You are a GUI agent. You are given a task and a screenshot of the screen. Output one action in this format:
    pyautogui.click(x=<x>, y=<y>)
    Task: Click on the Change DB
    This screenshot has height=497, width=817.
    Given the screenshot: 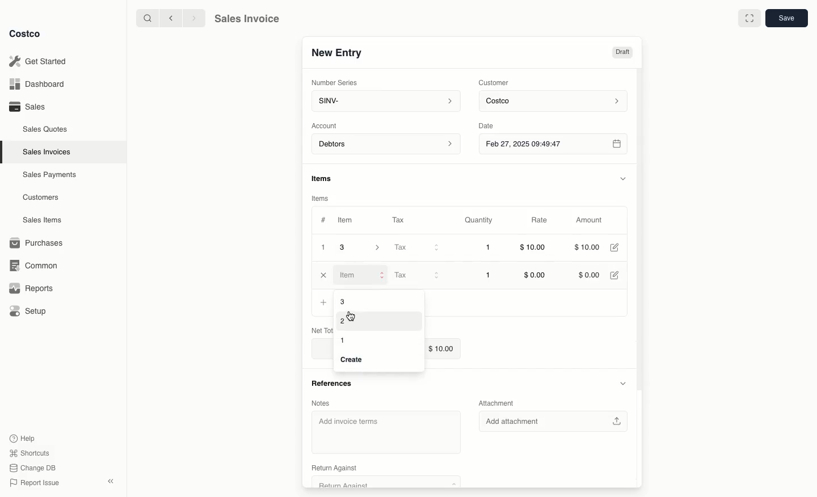 What is the action you would take?
    pyautogui.click(x=34, y=466)
    